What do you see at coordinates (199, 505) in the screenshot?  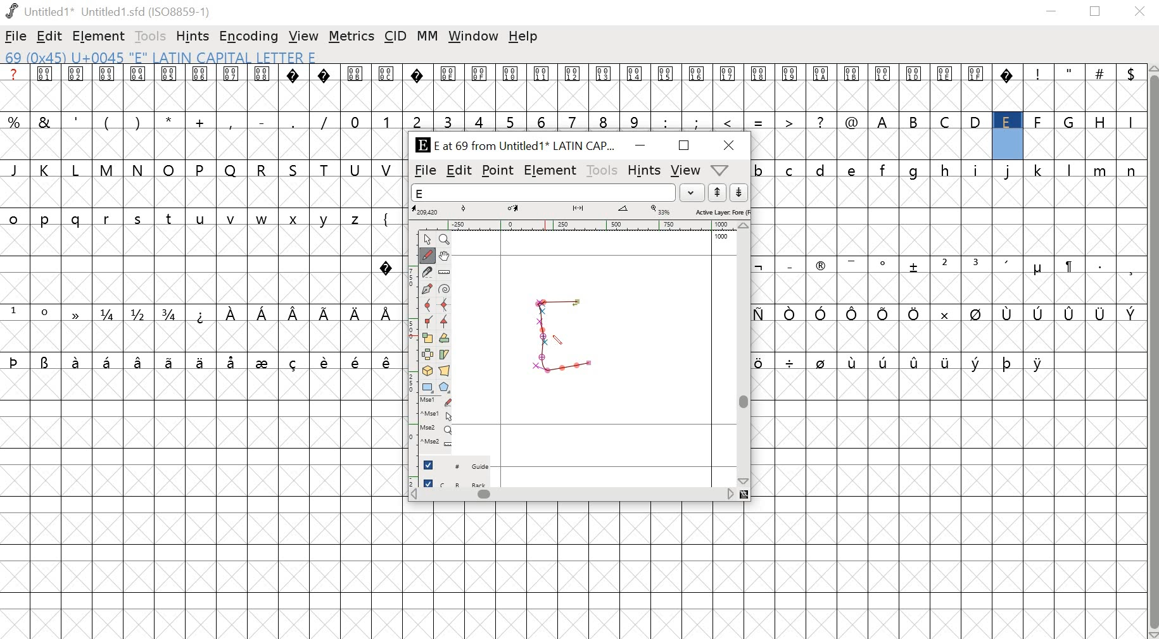 I see `empty cells` at bounding box center [199, 505].